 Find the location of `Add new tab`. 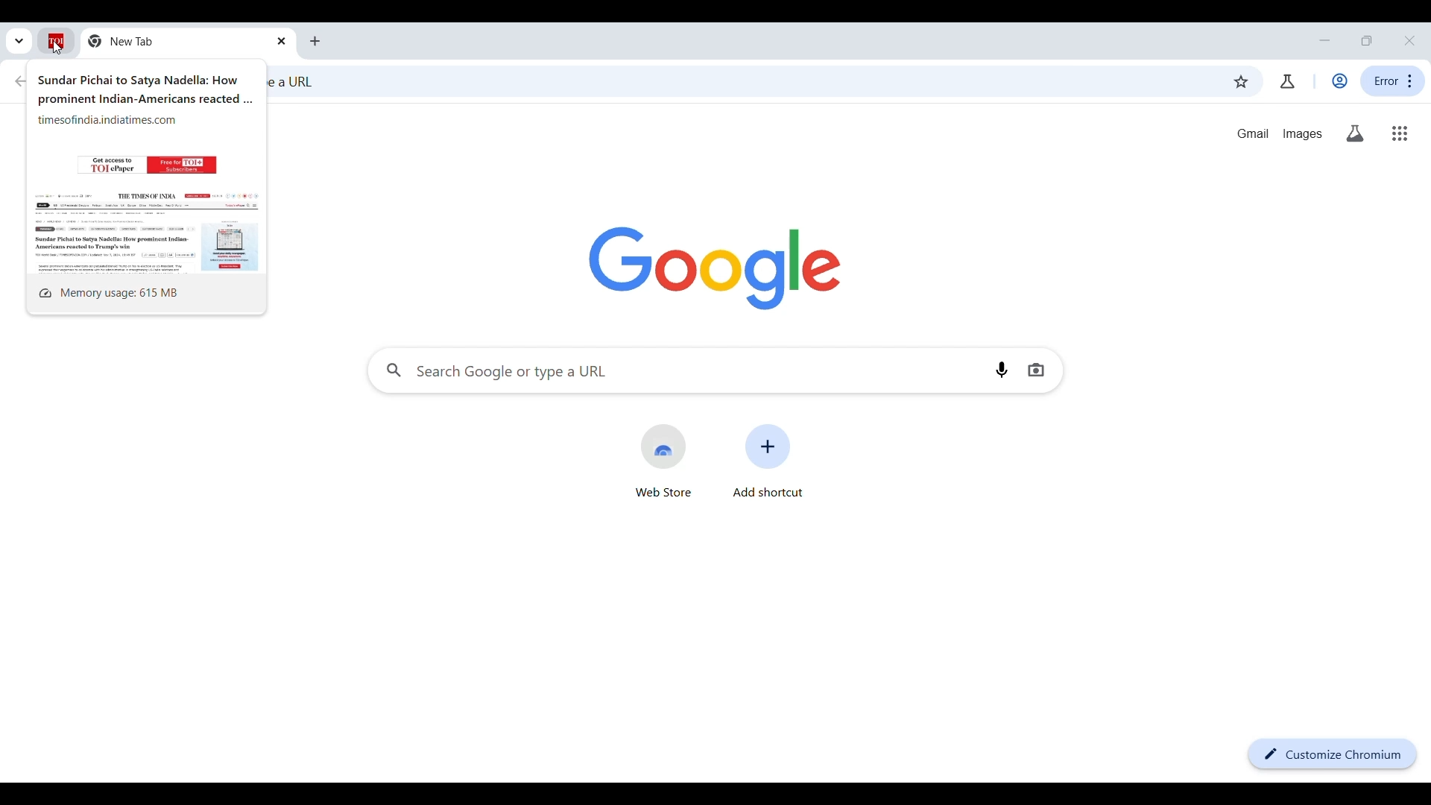

Add new tab is located at coordinates (316, 41).